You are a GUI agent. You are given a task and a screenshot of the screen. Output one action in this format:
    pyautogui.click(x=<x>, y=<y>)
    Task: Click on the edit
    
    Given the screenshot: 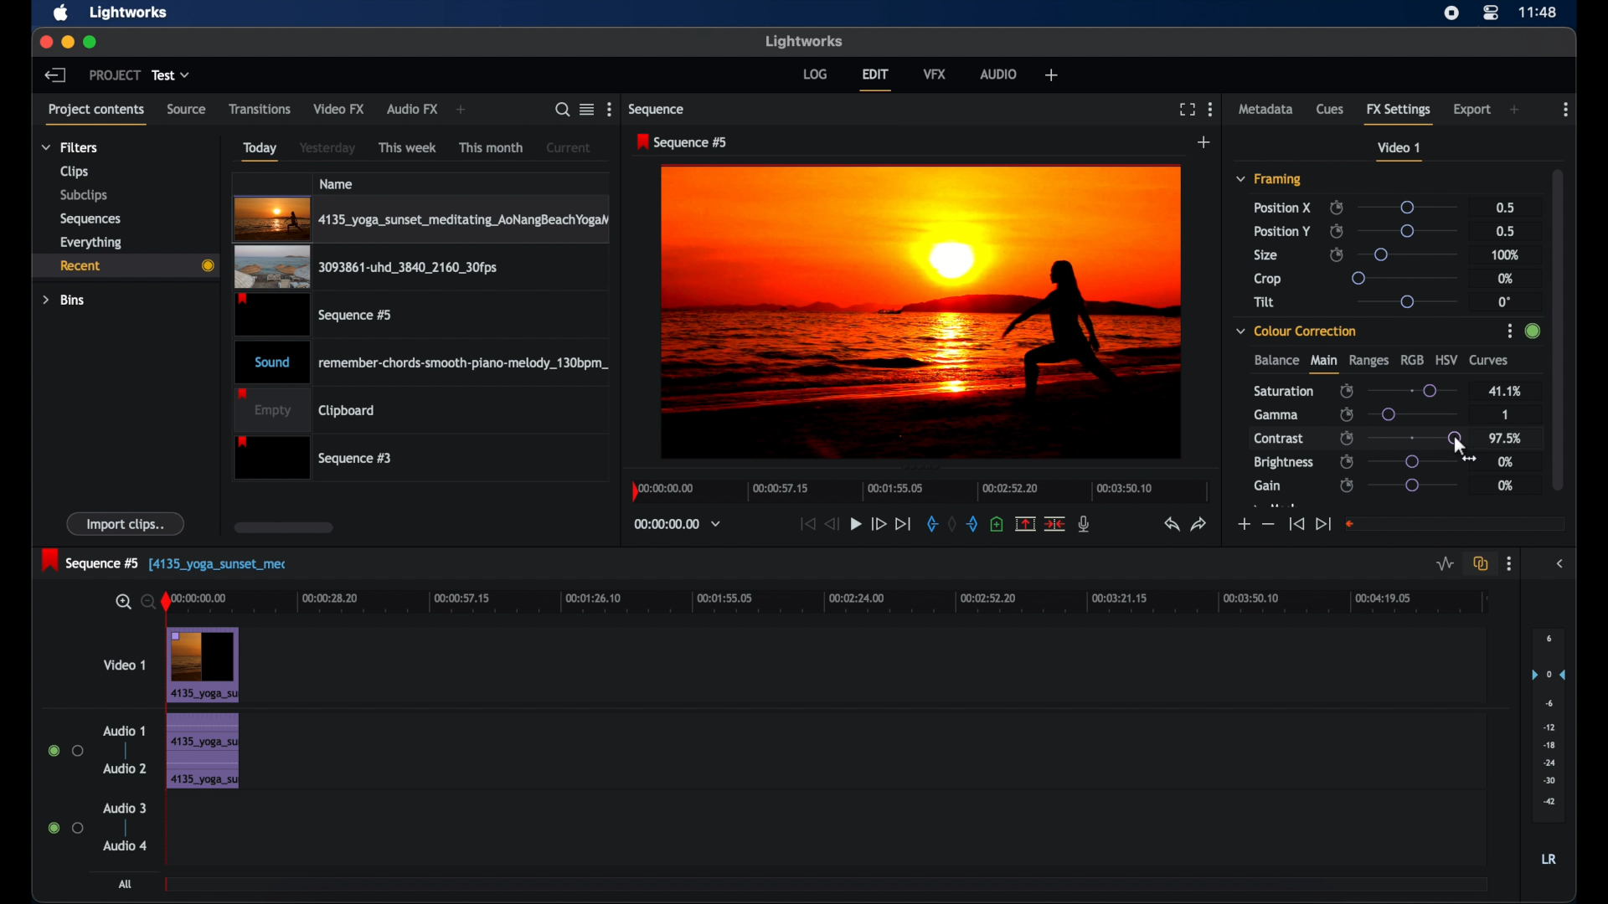 What is the action you would take?
    pyautogui.click(x=875, y=80)
    